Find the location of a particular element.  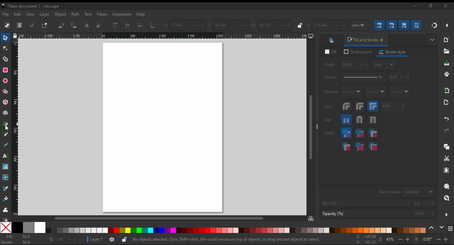

shortcuts and notifications is located at coordinates (230, 239).